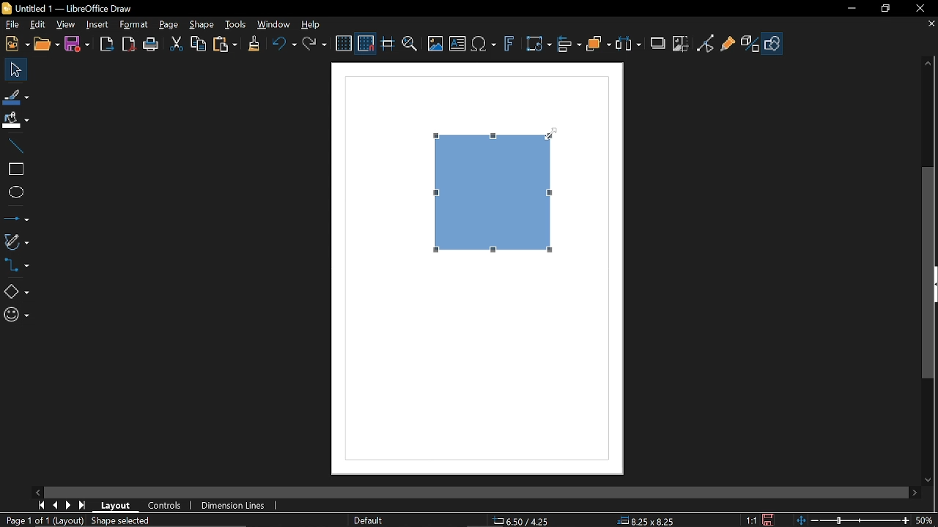 The width and height of the screenshot is (938, 527). What do you see at coordinates (41, 507) in the screenshot?
I see `First page` at bounding box center [41, 507].